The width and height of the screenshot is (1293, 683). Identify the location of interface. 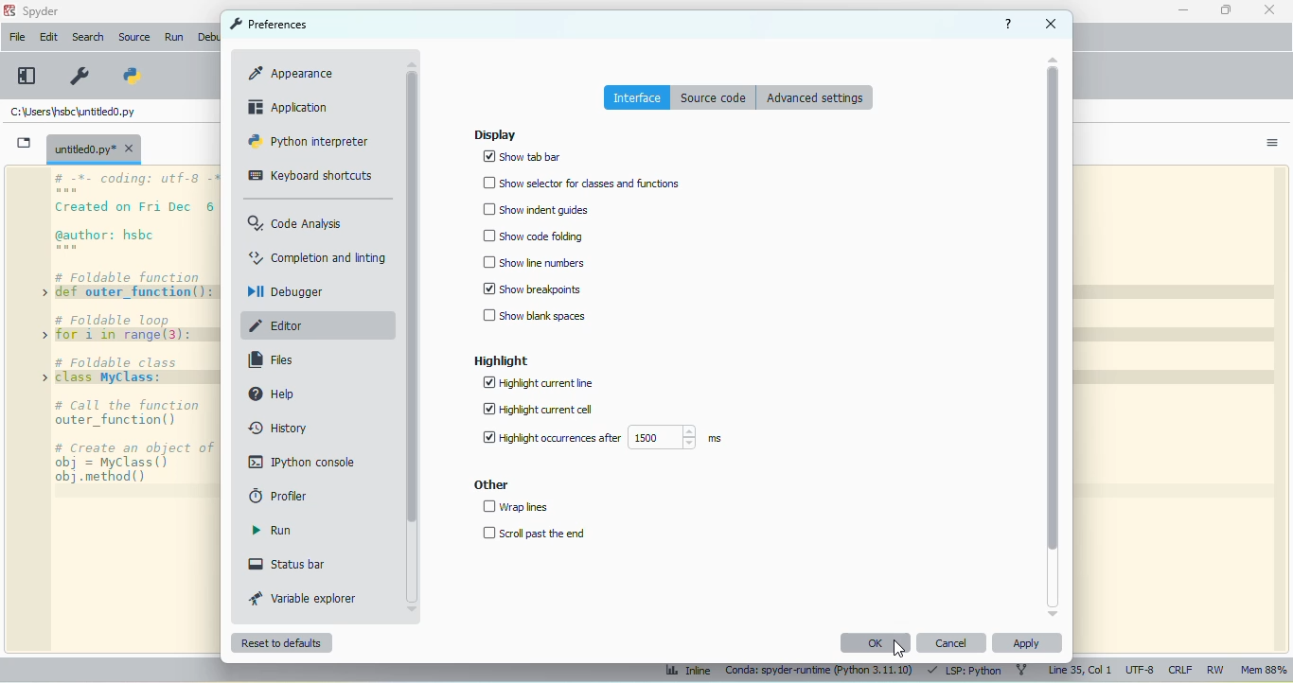
(638, 97).